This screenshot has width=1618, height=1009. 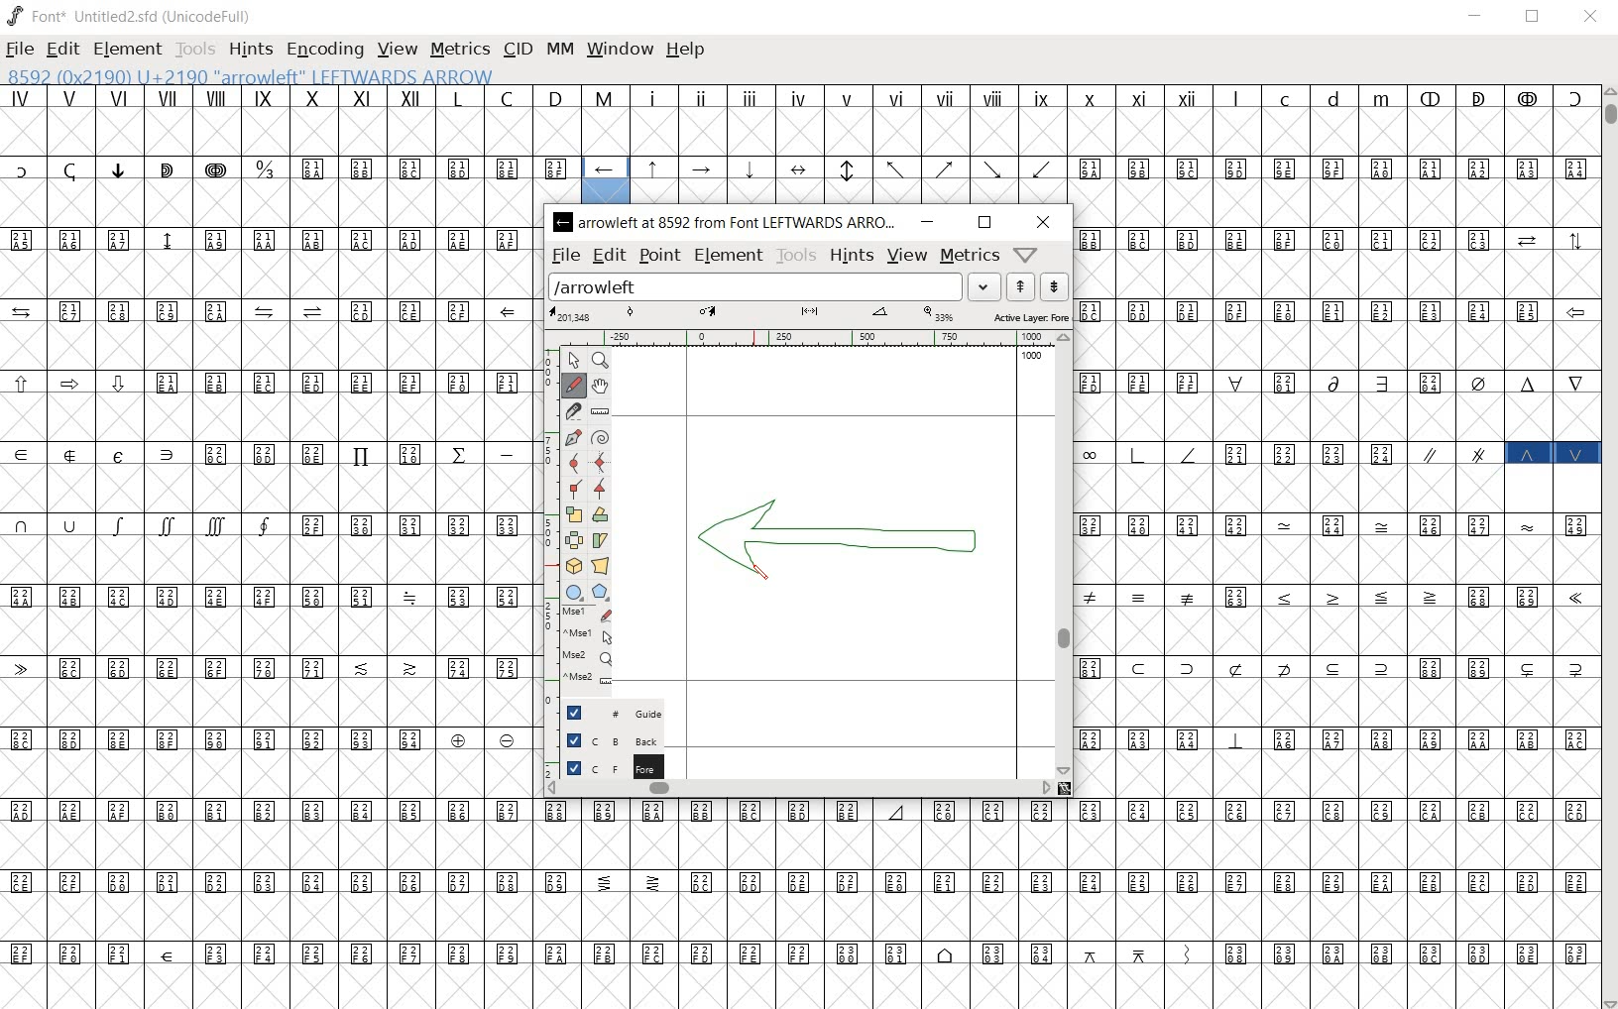 What do you see at coordinates (600, 515) in the screenshot?
I see `Rotate the selection` at bounding box center [600, 515].